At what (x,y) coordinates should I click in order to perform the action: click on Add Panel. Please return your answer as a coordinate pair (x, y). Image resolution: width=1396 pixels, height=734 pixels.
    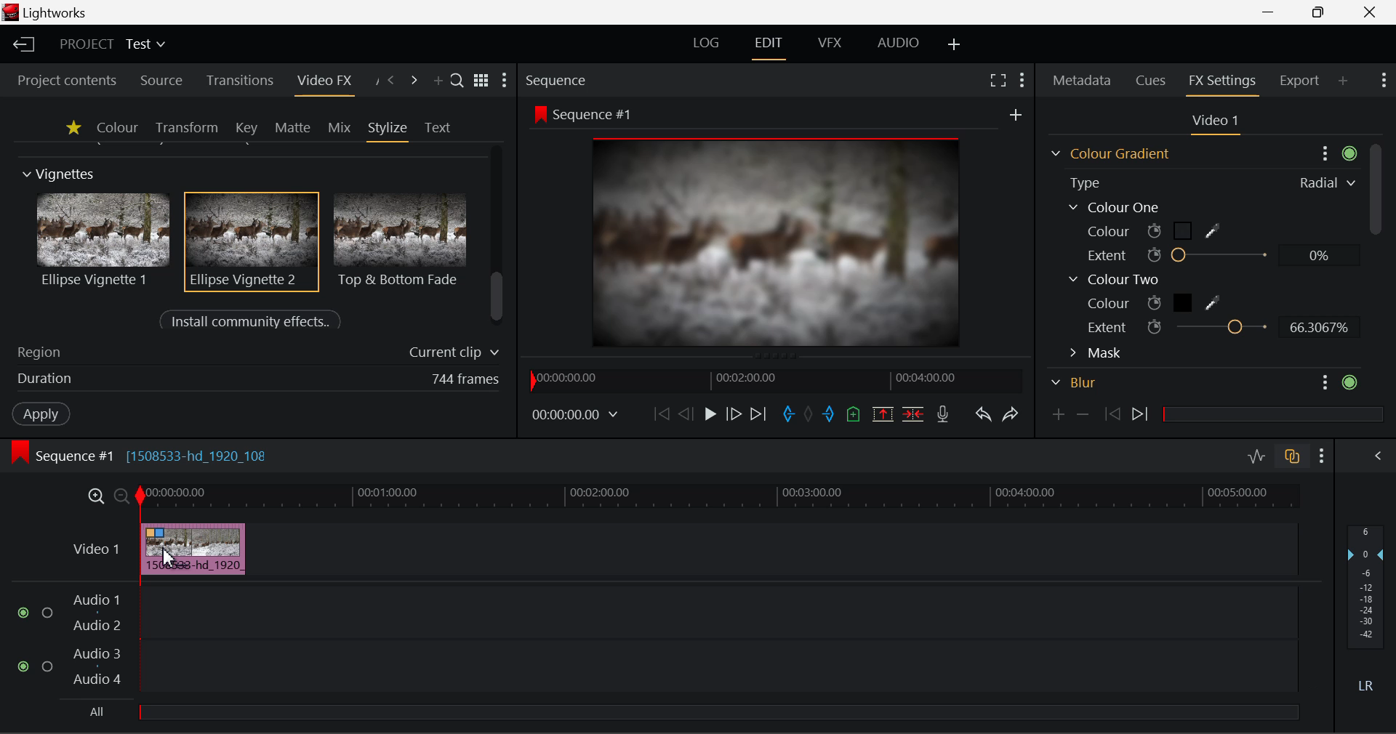
    Looking at the image, I should click on (438, 82).